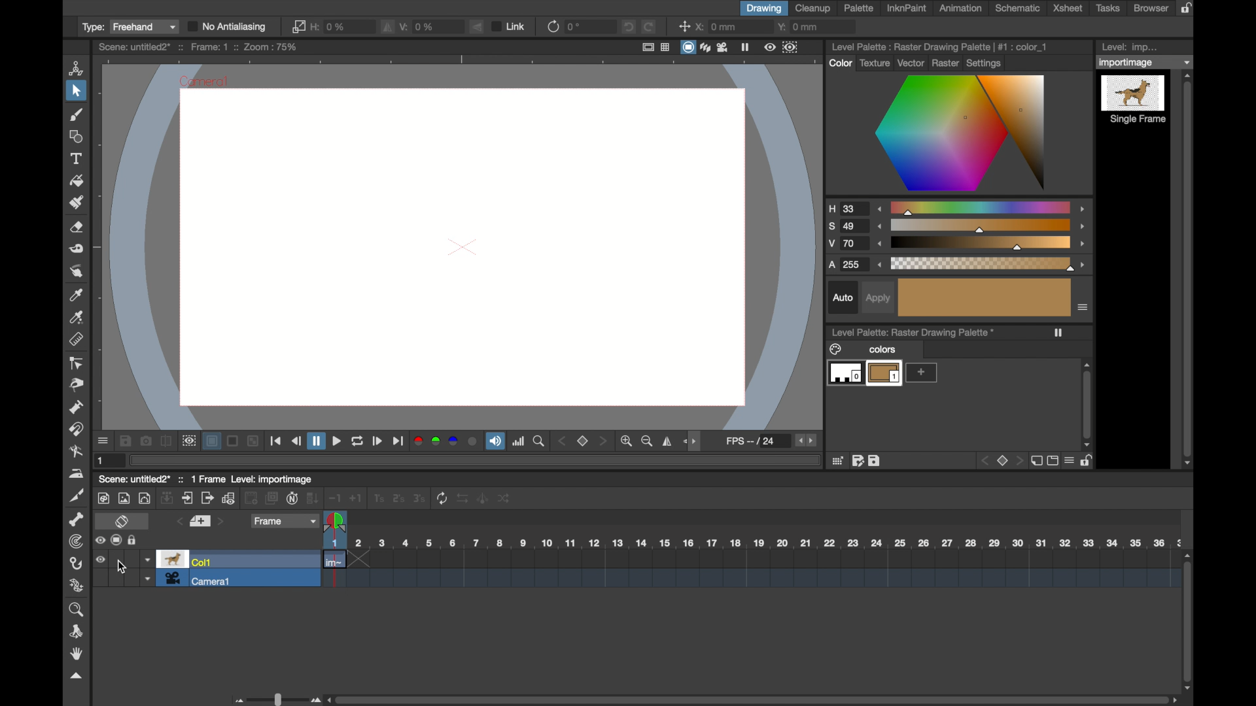 This screenshot has width=1256, height=706. What do you see at coordinates (908, 62) in the screenshot?
I see `vector` at bounding box center [908, 62].